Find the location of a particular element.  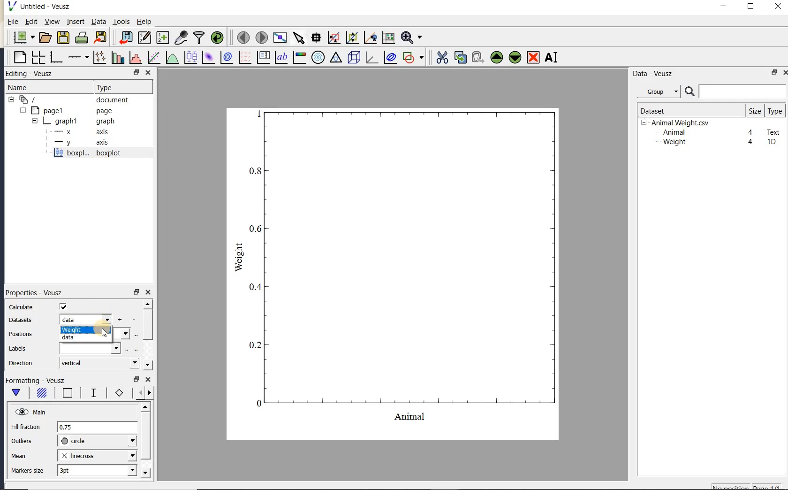

Properties - Veusz is located at coordinates (33, 292).